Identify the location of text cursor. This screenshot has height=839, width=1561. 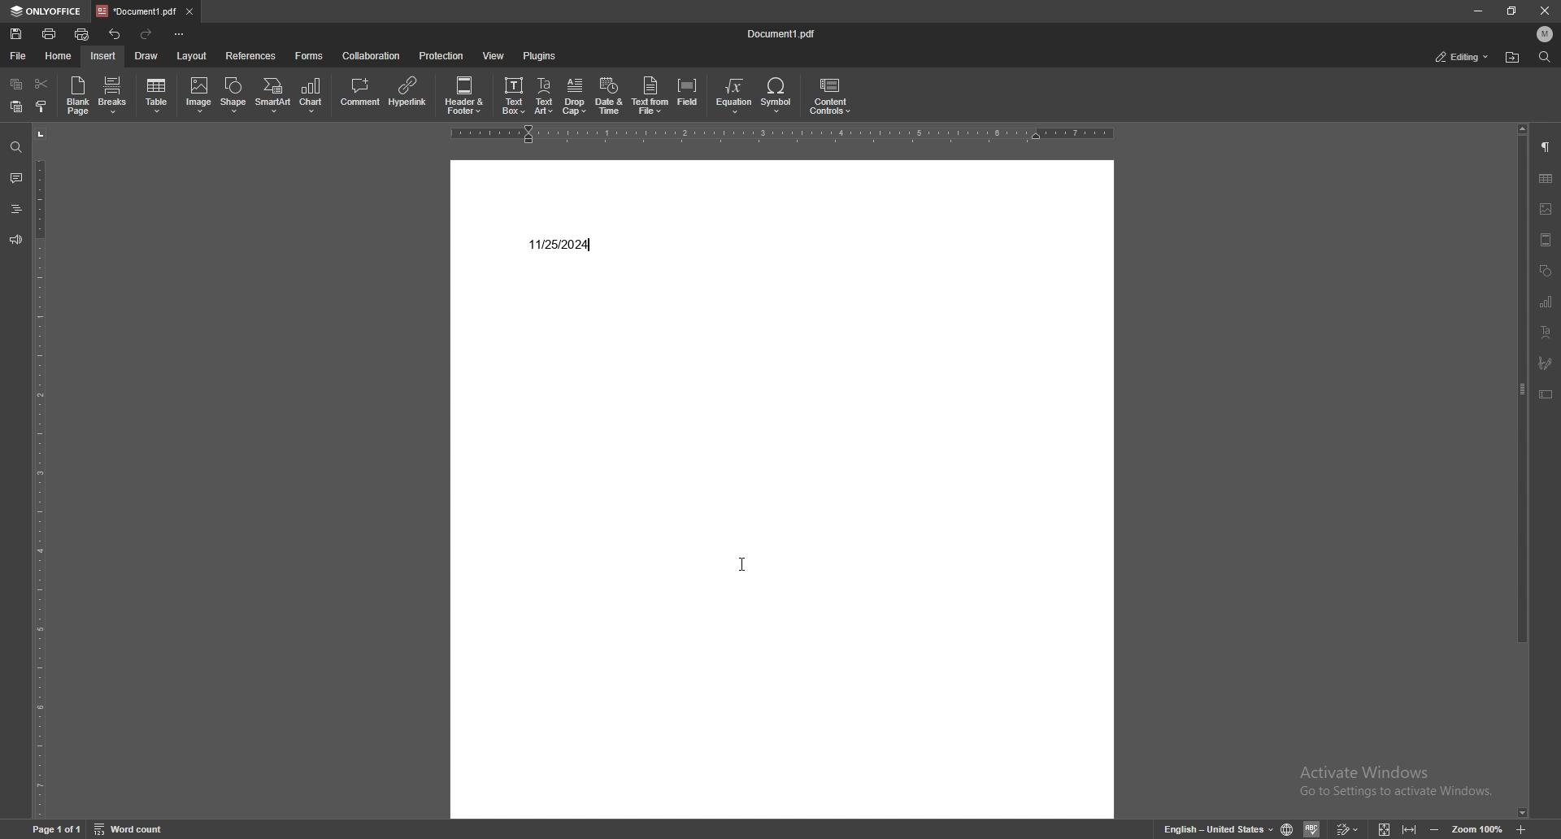
(607, 241).